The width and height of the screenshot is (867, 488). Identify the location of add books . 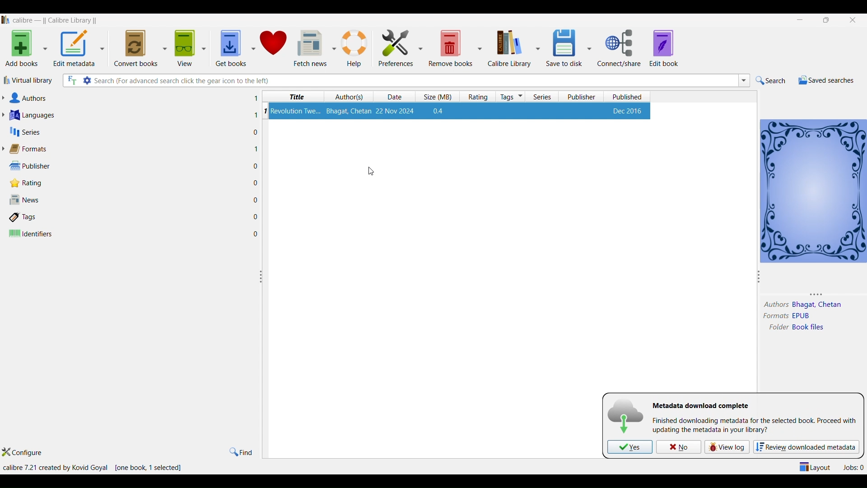
(20, 48).